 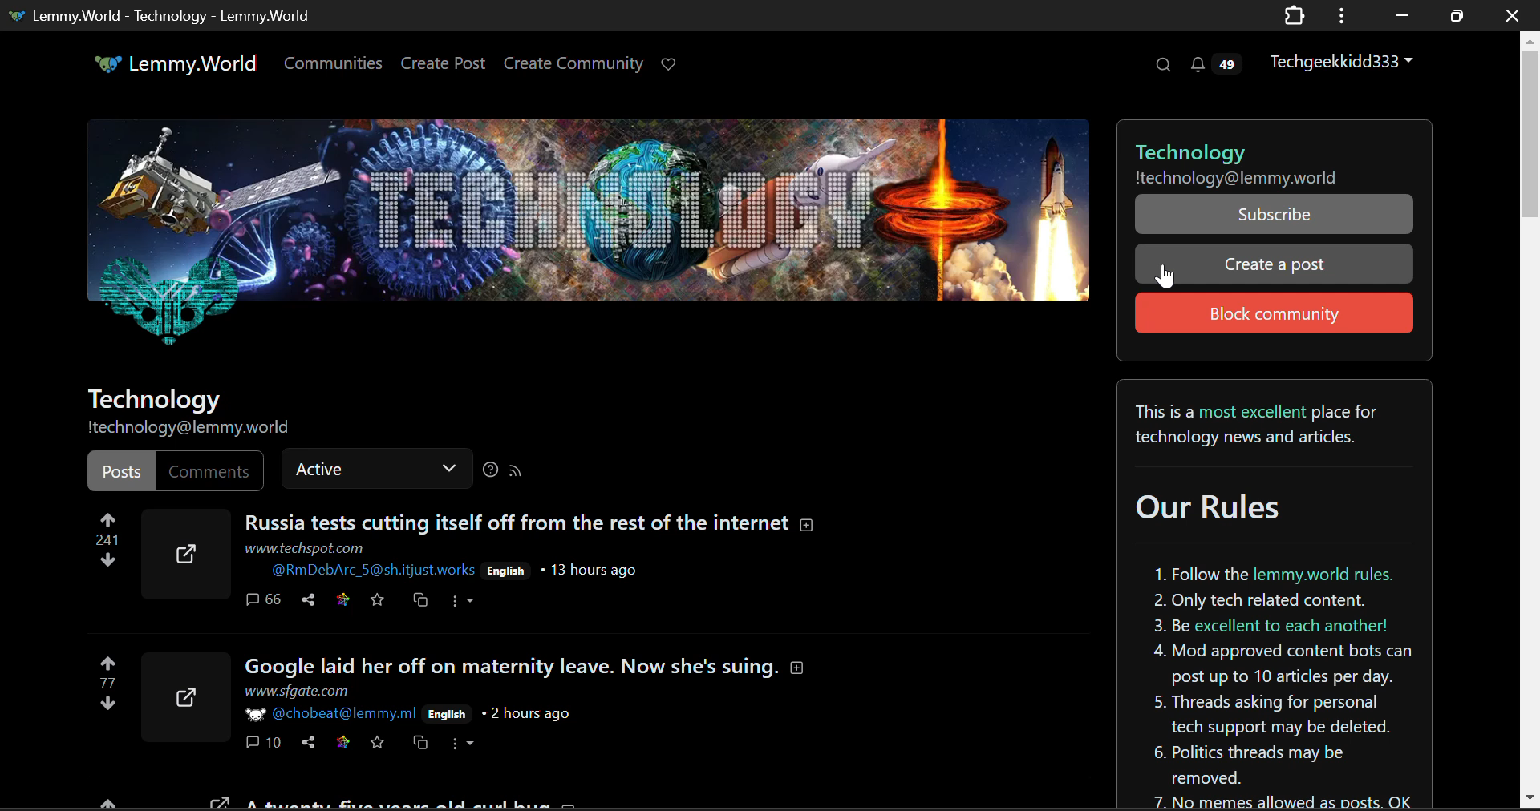 What do you see at coordinates (332, 716) in the screenshot?
I see `@chobeat@lemmy.nl` at bounding box center [332, 716].